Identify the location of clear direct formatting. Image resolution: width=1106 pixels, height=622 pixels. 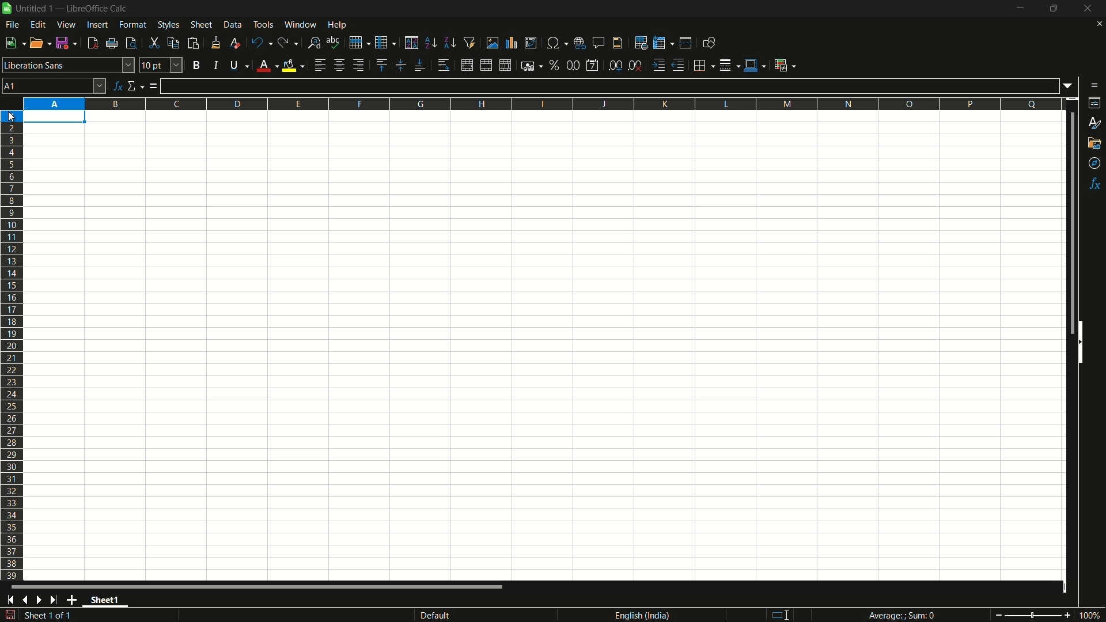
(233, 43).